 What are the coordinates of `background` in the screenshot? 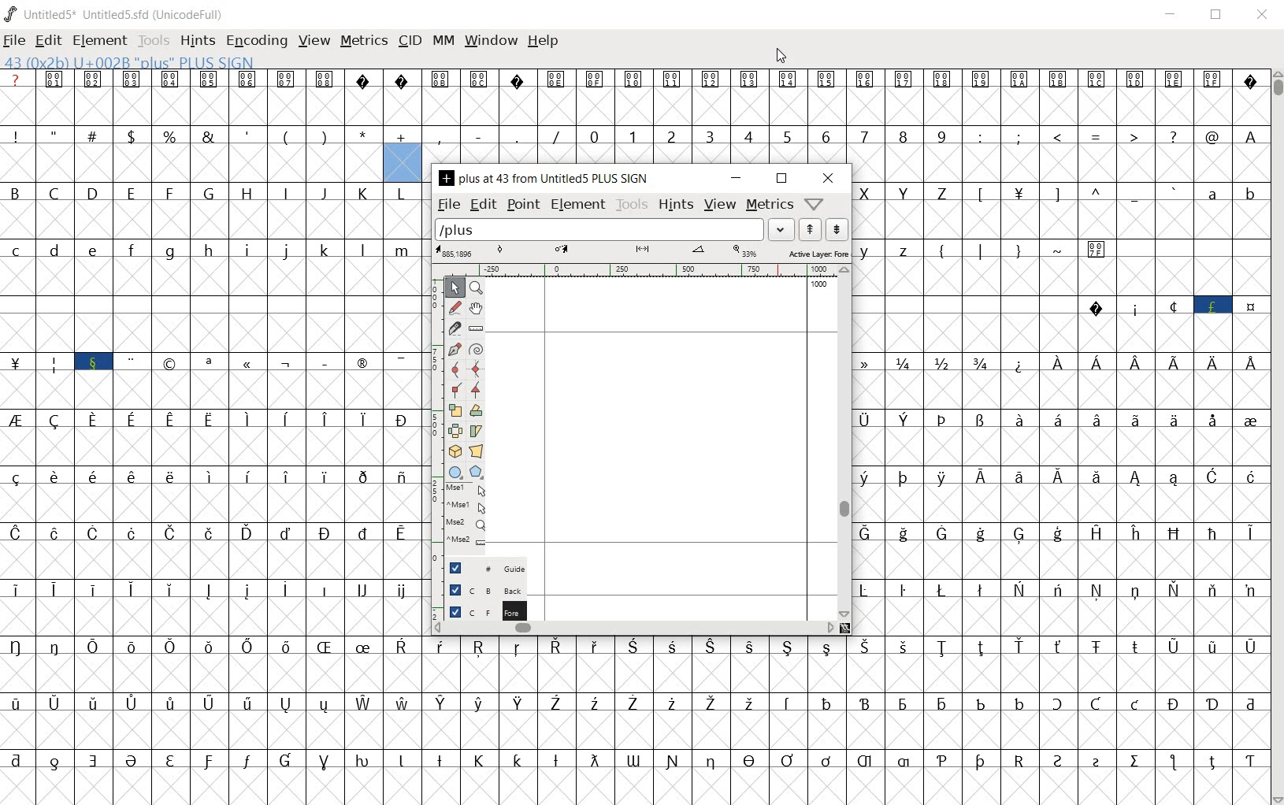 It's located at (480, 589).